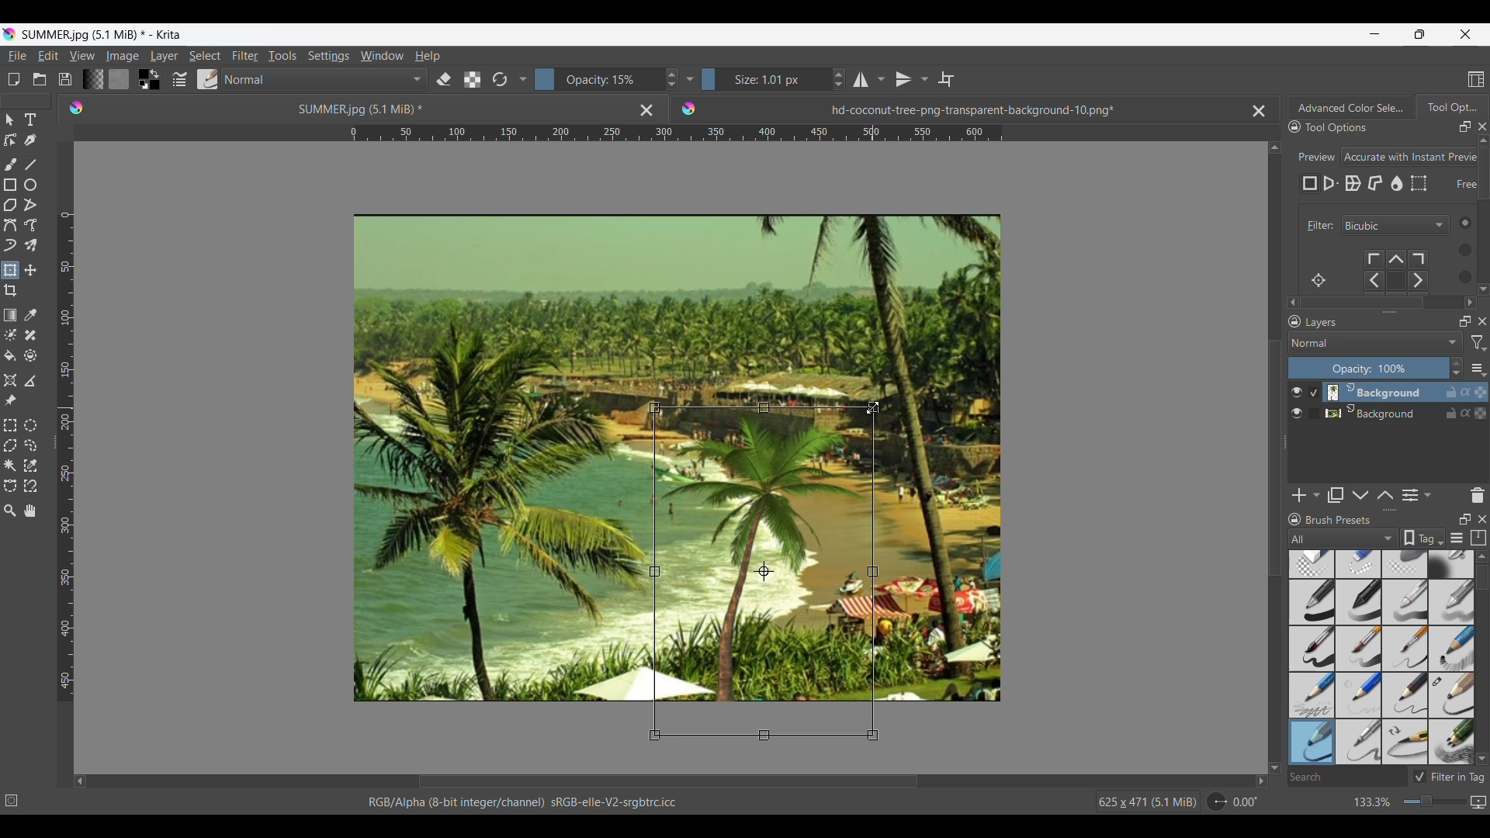 Image resolution: width=1490 pixels, height=838 pixels. What do you see at coordinates (1360, 496) in the screenshot?
I see `Move layer/mask down` at bounding box center [1360, 496].